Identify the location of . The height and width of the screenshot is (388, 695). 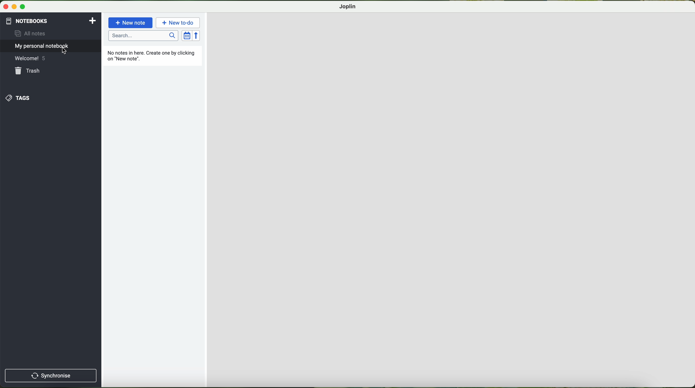
(187, 36).